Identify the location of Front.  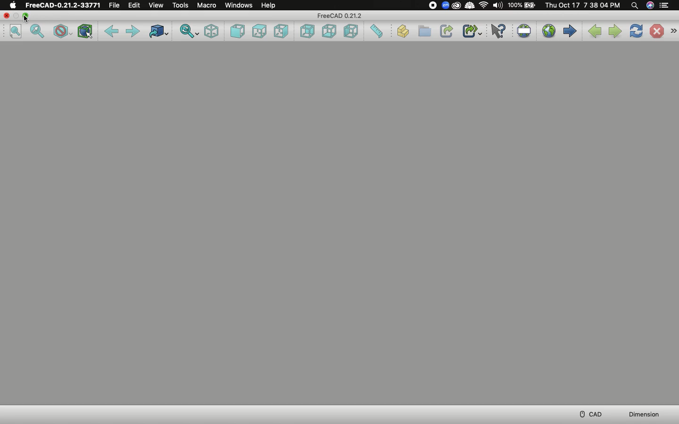
(237, 31).